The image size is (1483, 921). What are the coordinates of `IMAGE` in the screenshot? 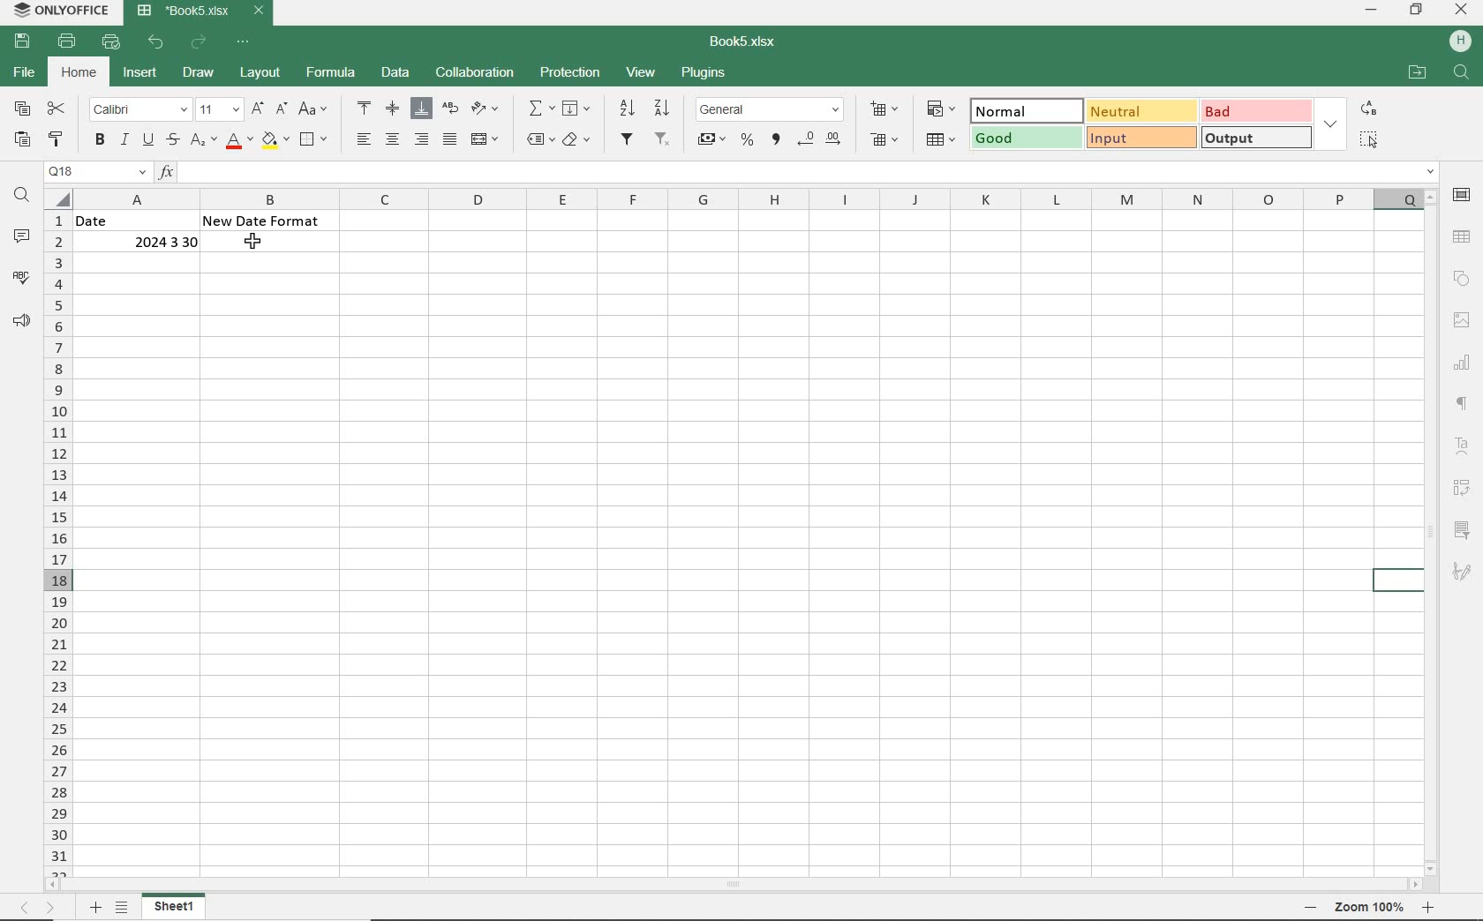 It's located at (1462, 320).